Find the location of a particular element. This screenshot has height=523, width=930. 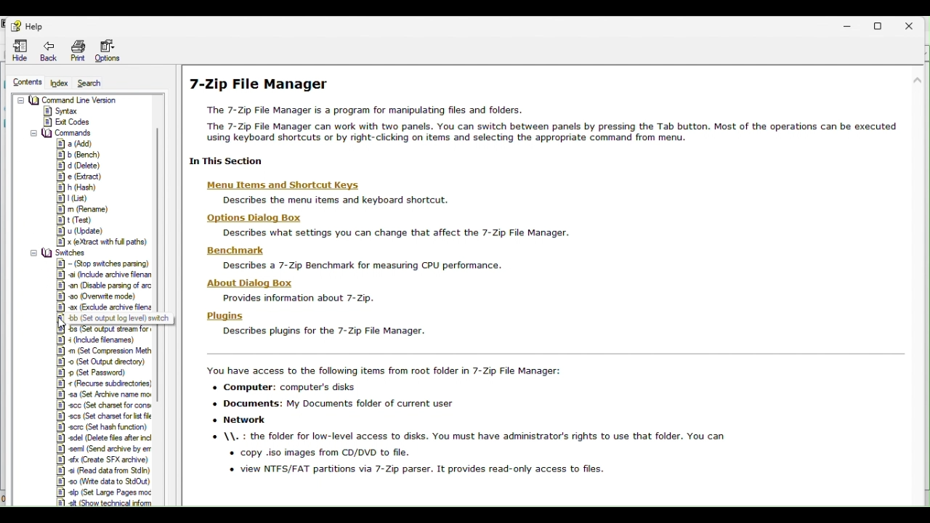

#] an (Disable parsing of arc is located at coordinates (105, 286).